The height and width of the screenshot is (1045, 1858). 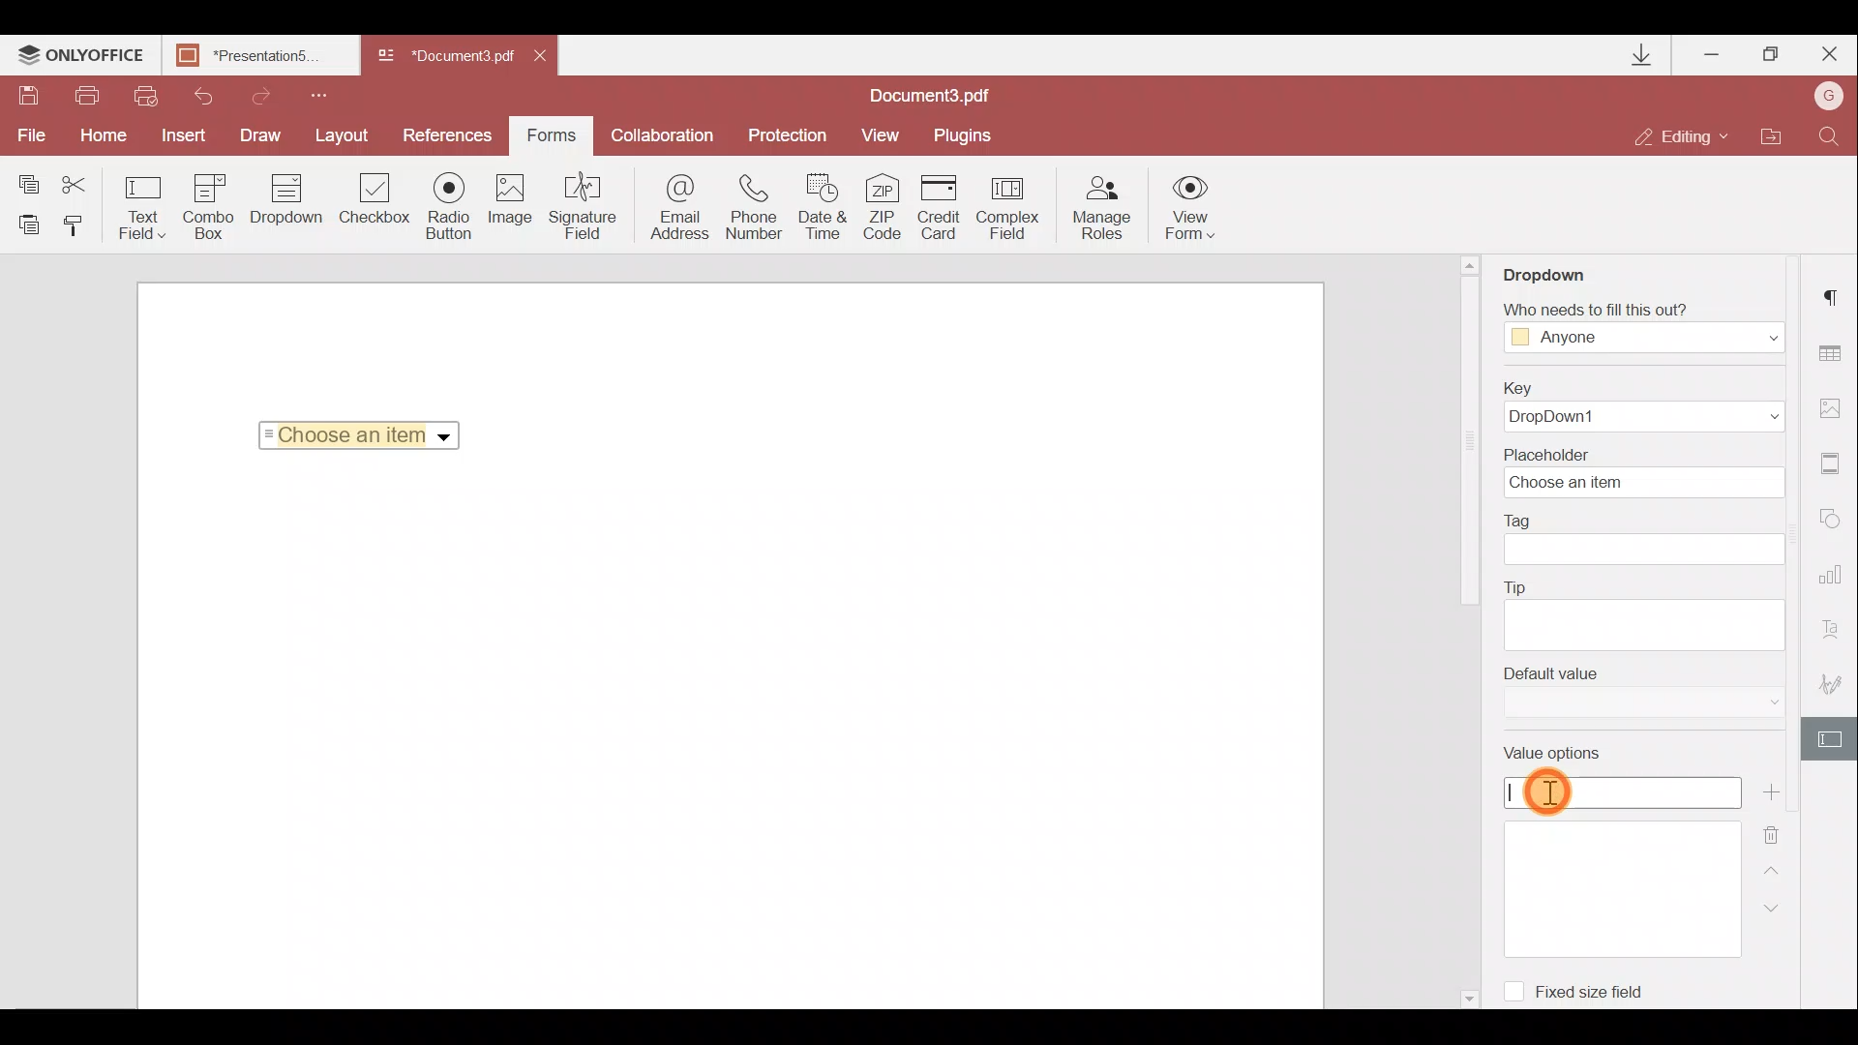 What do you see at coordinates (944, 204) in the screenshot?
I see `Credit card` at bounding box center [944, 204].